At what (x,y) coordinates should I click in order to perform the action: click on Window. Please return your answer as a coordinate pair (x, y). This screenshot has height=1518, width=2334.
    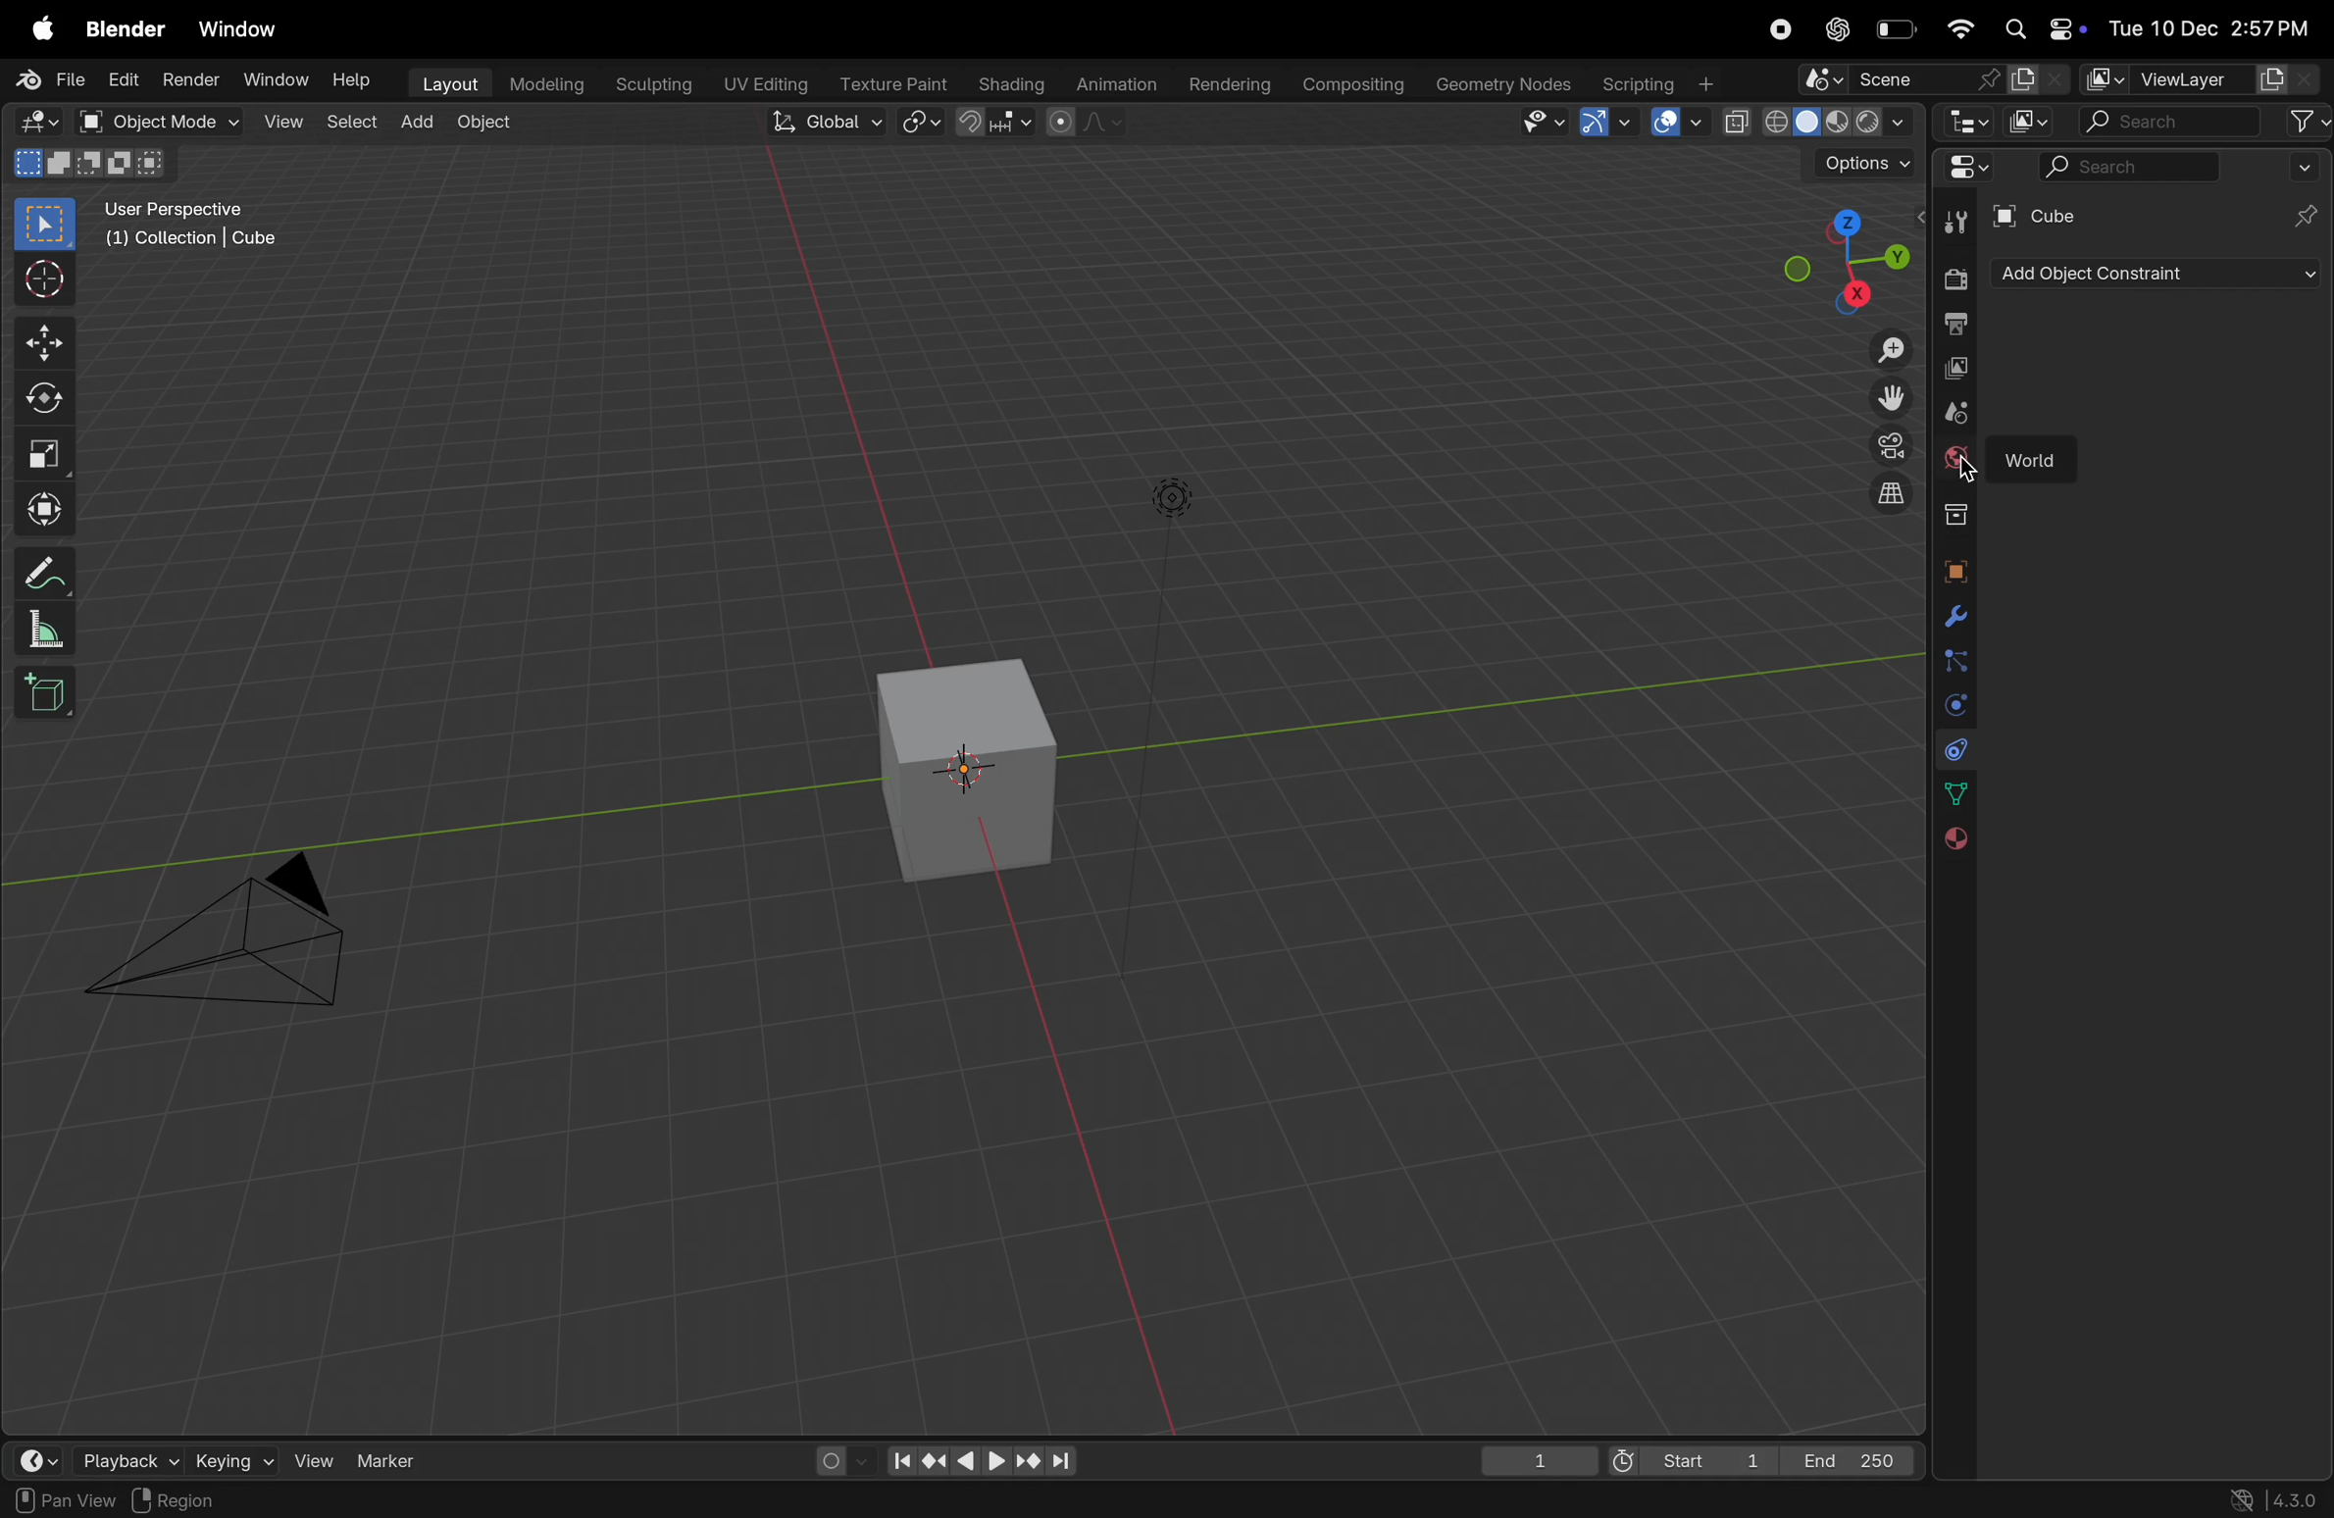
    Looking at the image, I should click on (245, 30).